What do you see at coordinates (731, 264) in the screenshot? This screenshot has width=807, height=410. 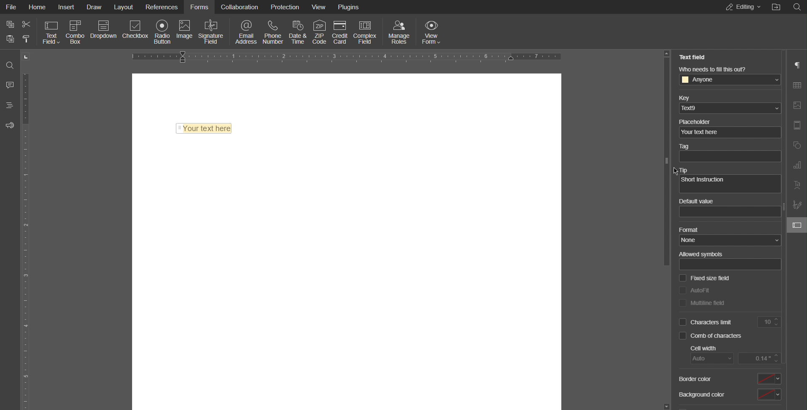 I see `allowed sybols` at bounding box center [731, 264].